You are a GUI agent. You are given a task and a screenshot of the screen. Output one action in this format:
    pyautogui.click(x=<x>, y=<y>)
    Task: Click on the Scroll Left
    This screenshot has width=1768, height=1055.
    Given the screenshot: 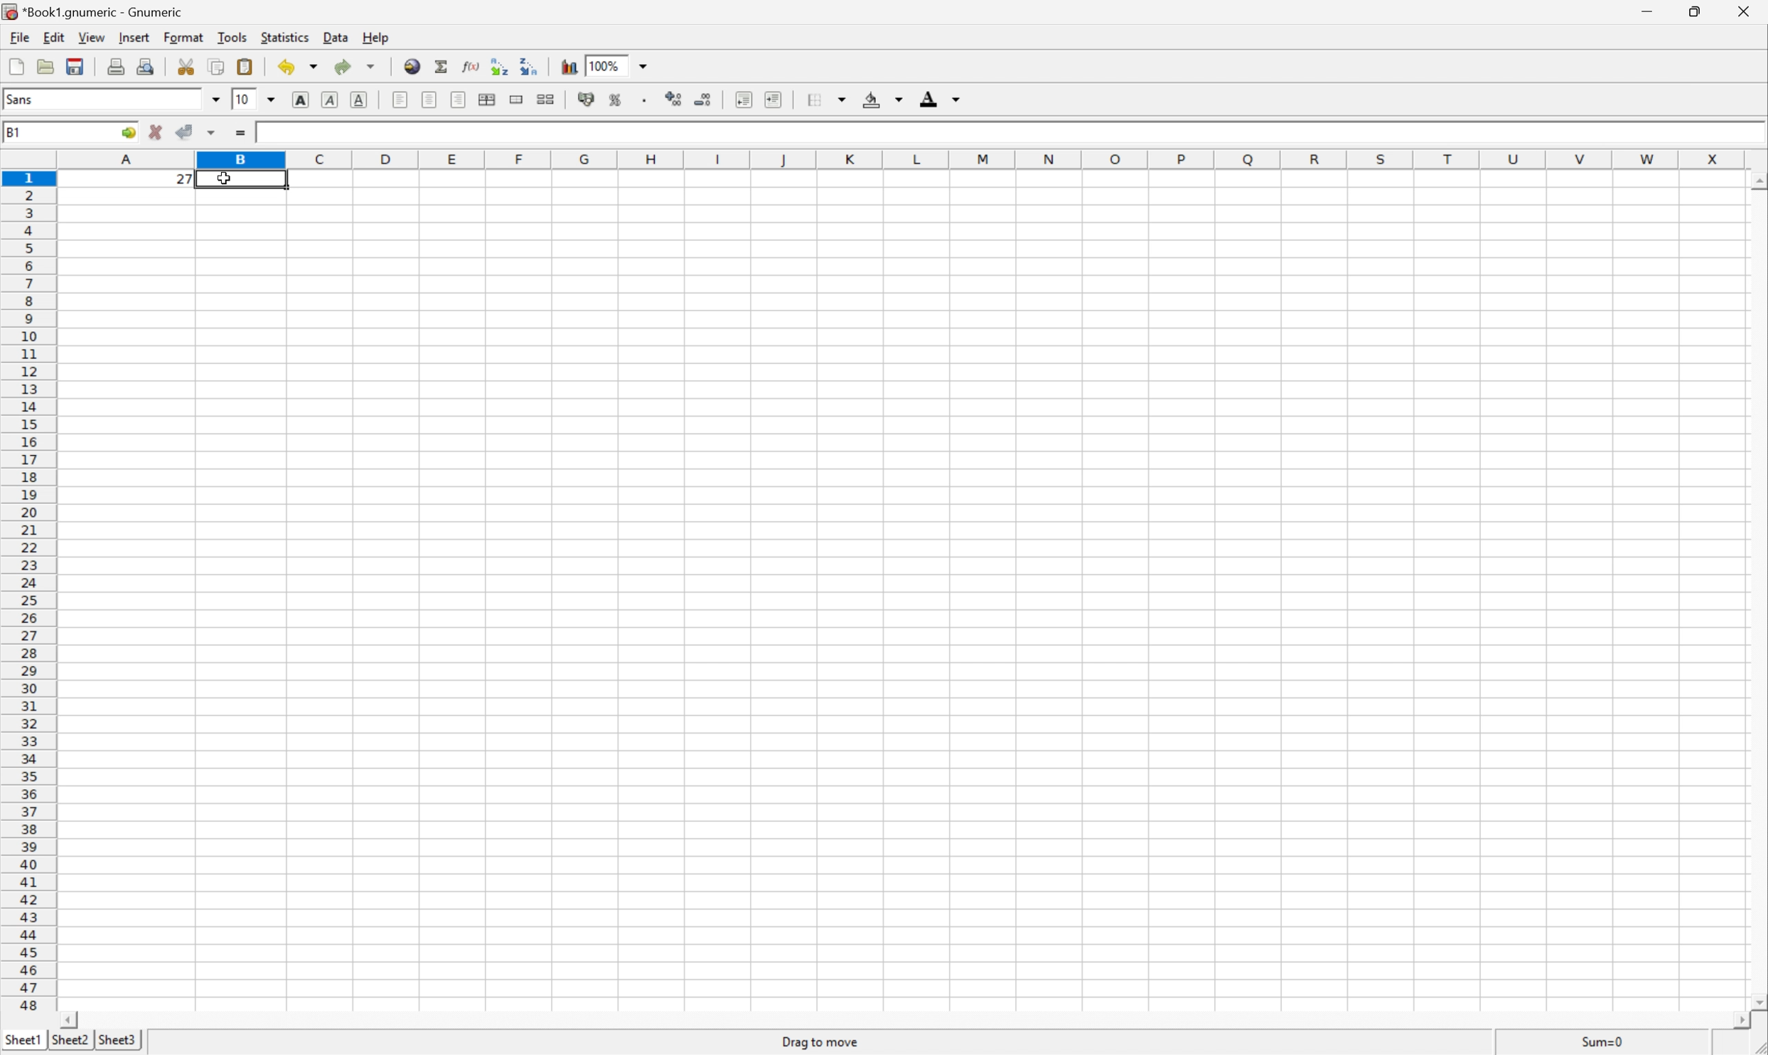 What is the action you would take?
    pyautogui.click(x=65, y=1019)
    